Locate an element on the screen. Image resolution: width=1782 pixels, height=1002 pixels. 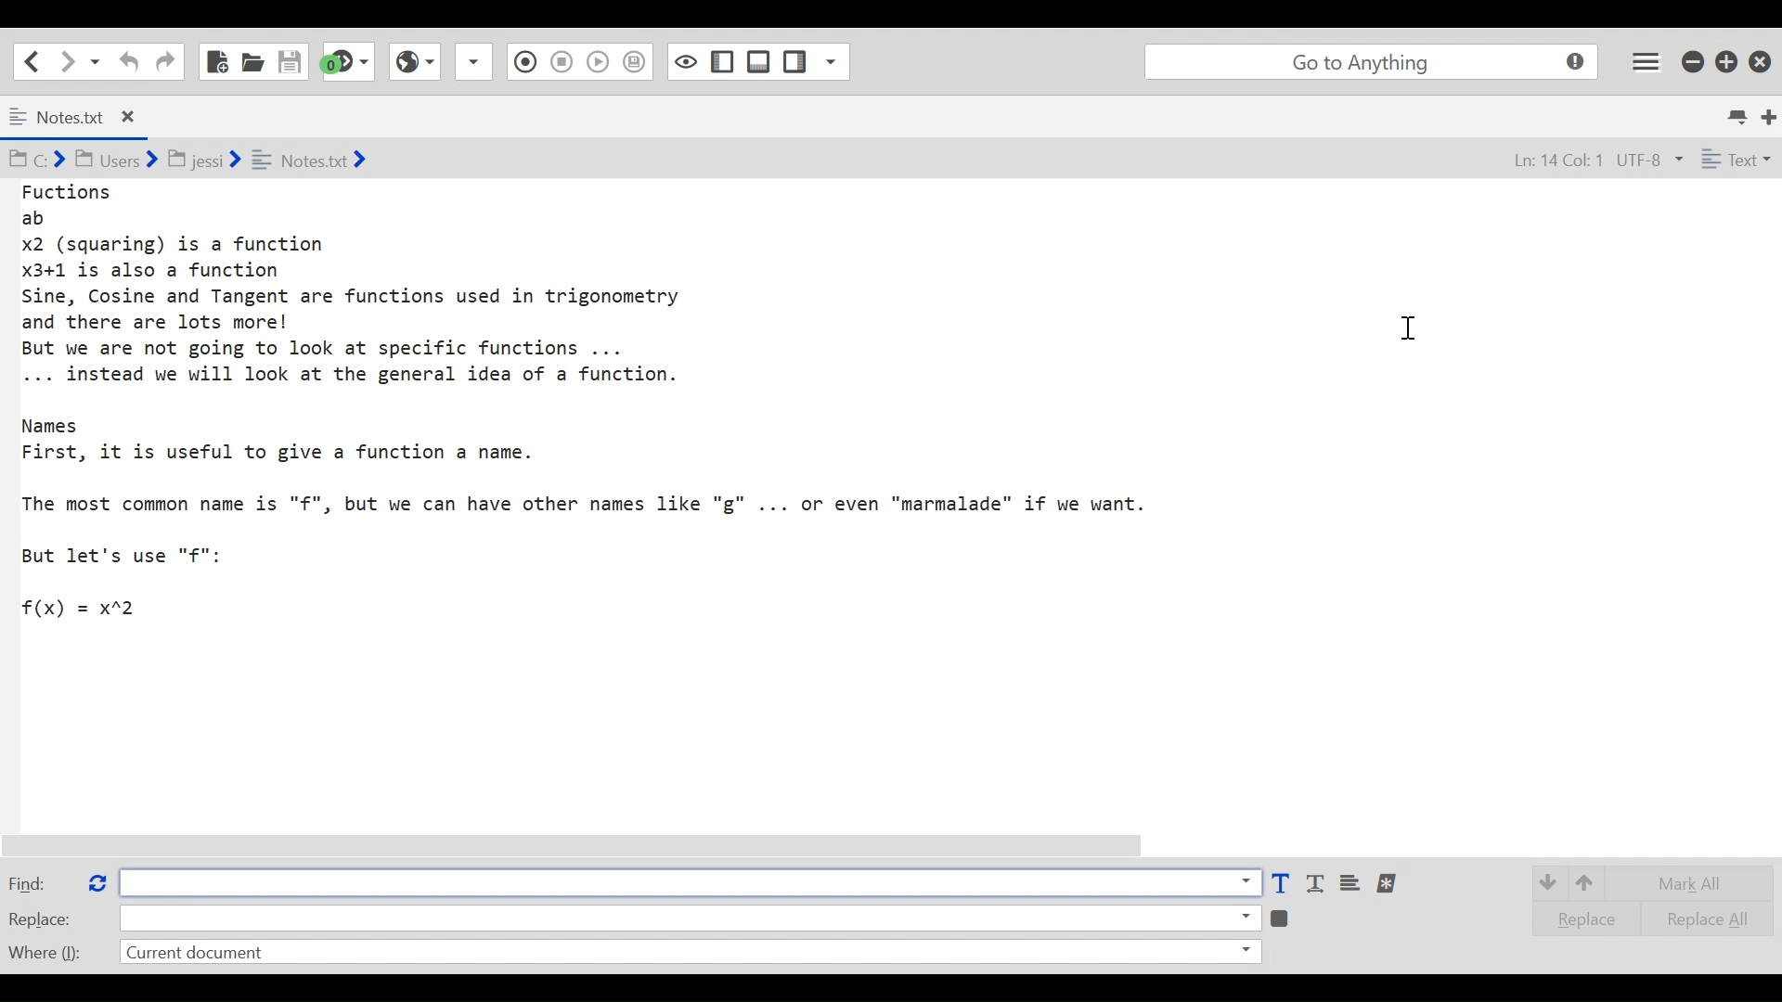
View in Browser is located at coordinates (561, 60).